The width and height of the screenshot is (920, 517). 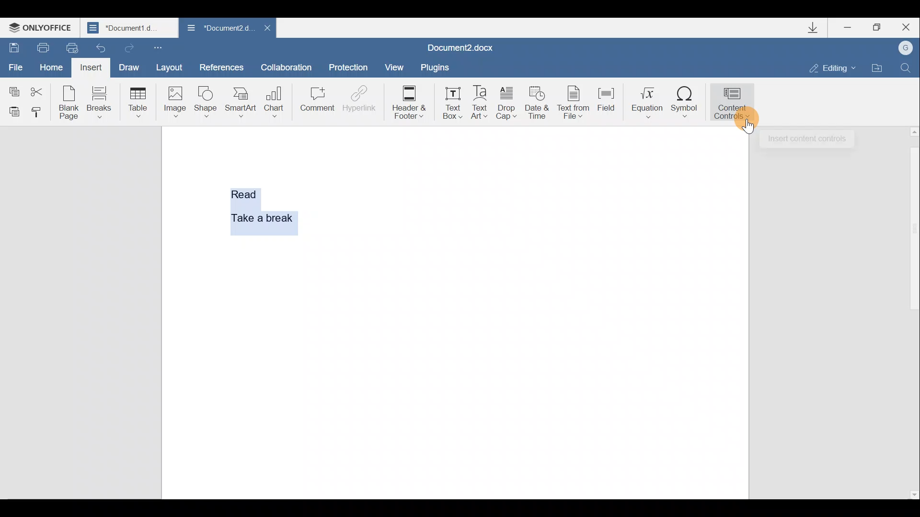 I want to click on Protection, so click(x=350, y=64).